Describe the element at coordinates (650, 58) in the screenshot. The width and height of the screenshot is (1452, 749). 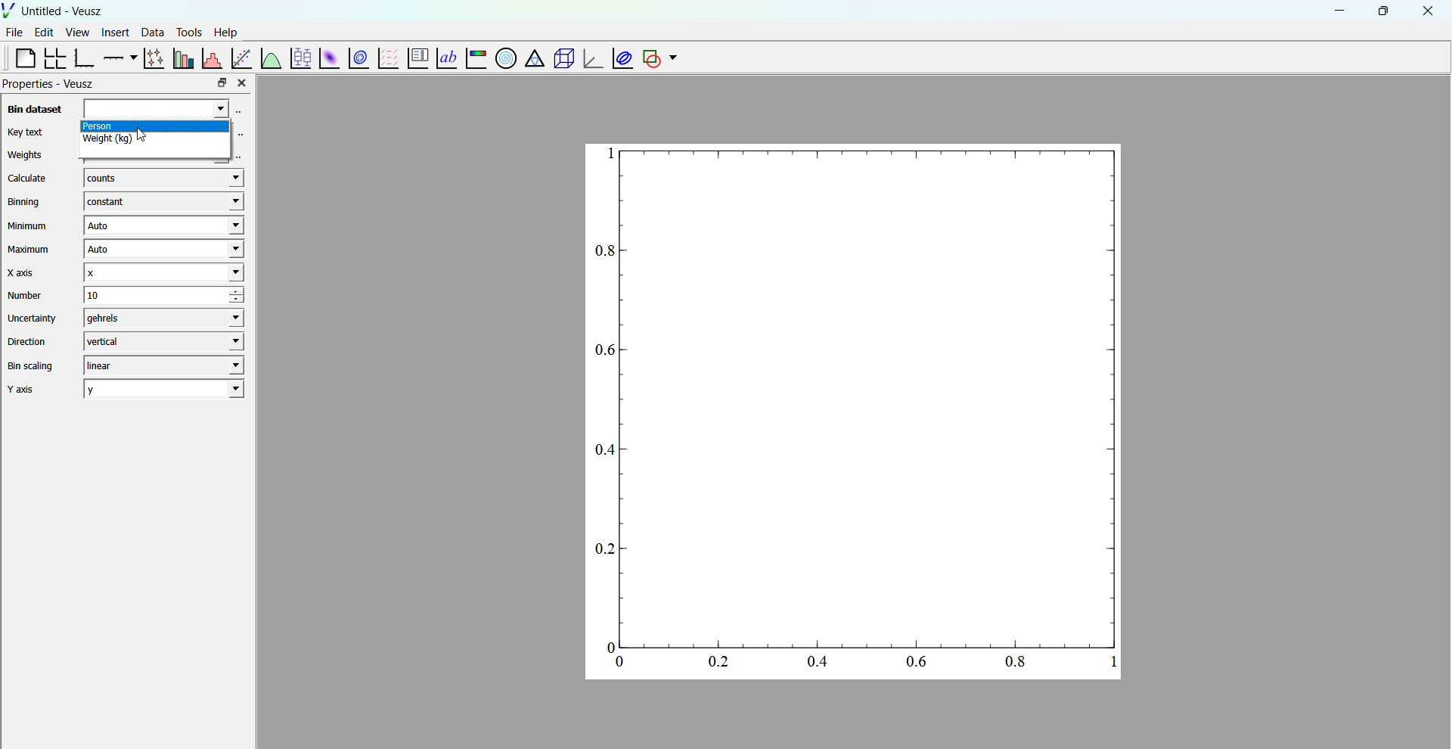
I see `add a shape to the plot` at that location.